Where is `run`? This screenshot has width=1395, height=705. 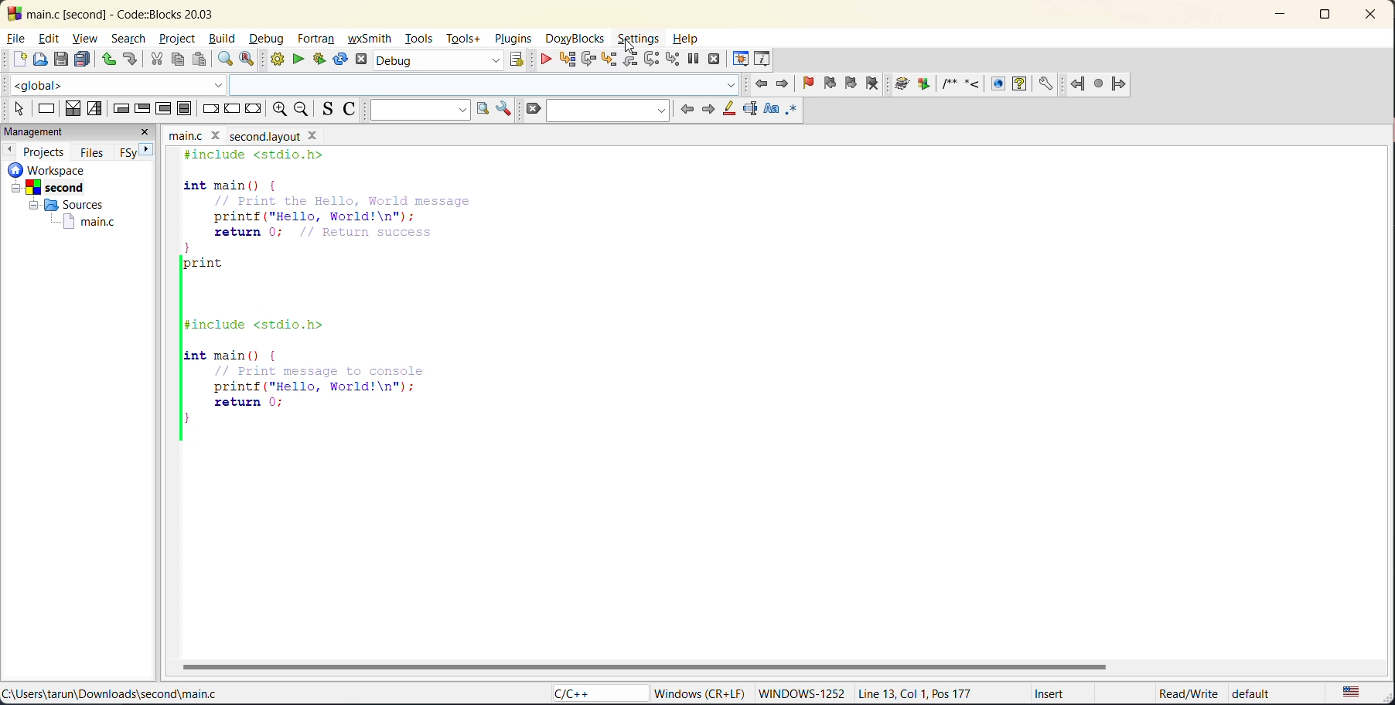
run is located at coordinates (302, 62).